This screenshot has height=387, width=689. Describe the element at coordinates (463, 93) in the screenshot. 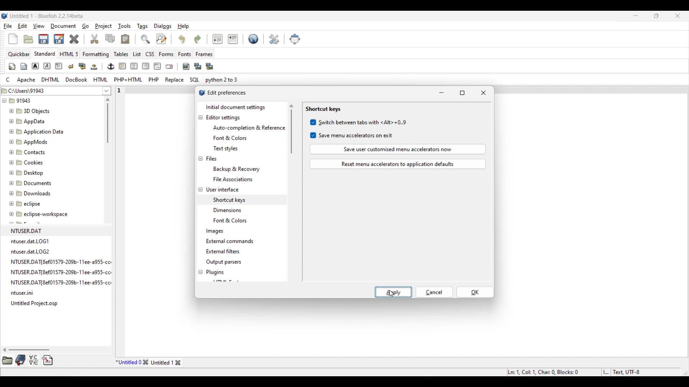

I see `Maximize` at that location.